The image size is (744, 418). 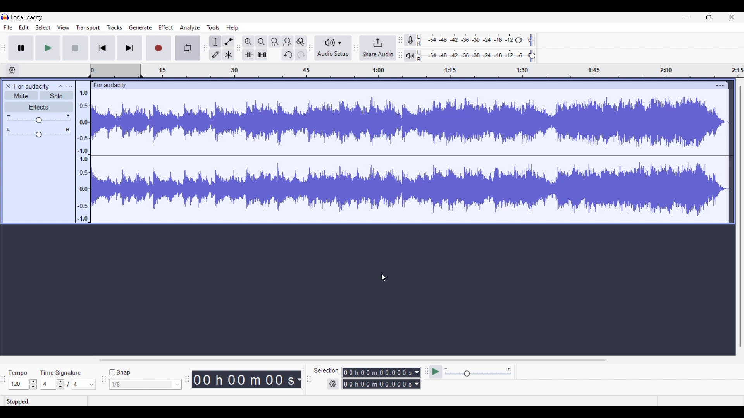 I want to click on Generate menu, so click(x=141, y=27).